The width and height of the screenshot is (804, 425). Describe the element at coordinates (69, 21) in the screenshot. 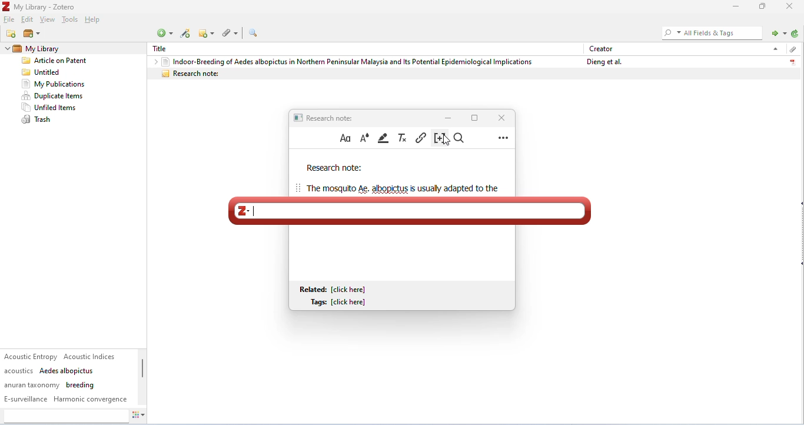

I see `tools` at that location.